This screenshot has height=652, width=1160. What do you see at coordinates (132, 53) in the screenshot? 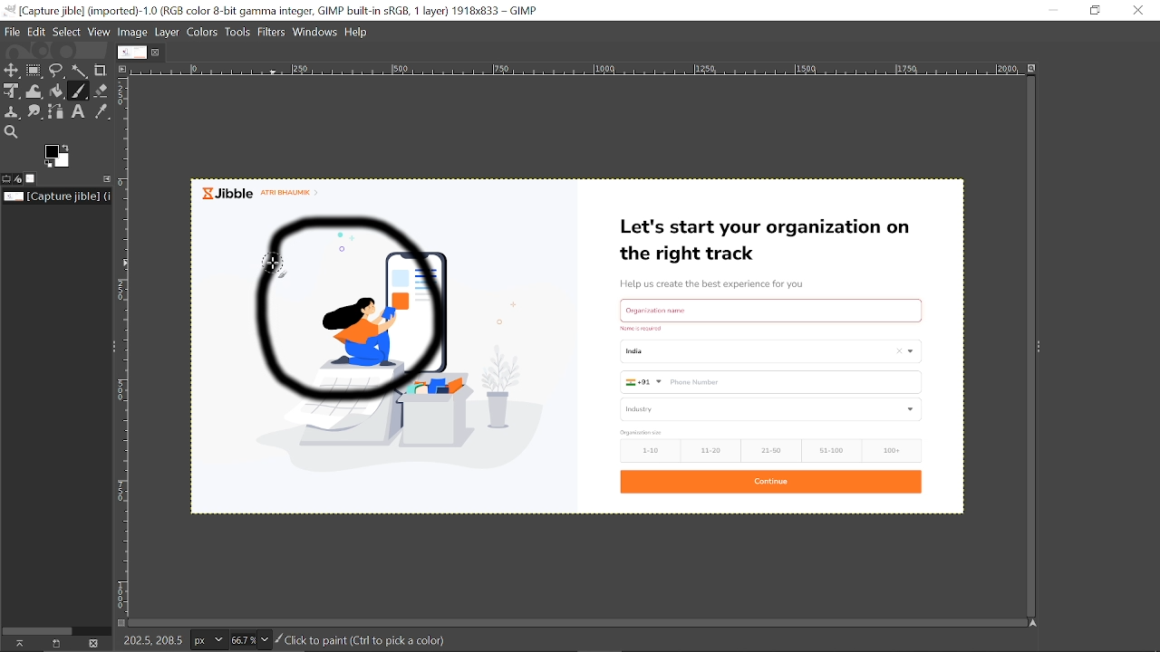
I see `Current image tab` at bounding box center [132, 53].